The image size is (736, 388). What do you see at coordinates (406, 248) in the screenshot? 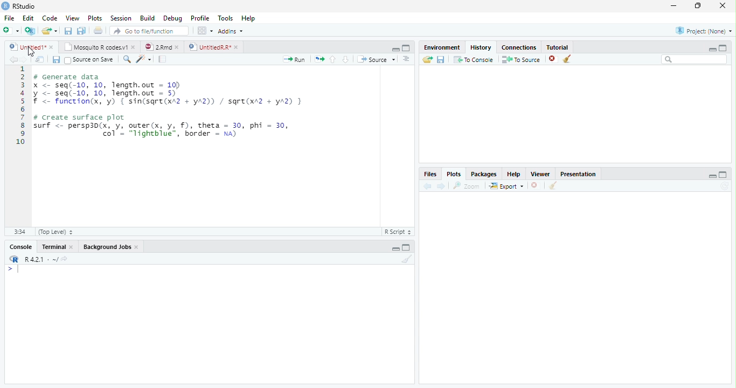
I see `Maximize` at bounding box center [406, 248].